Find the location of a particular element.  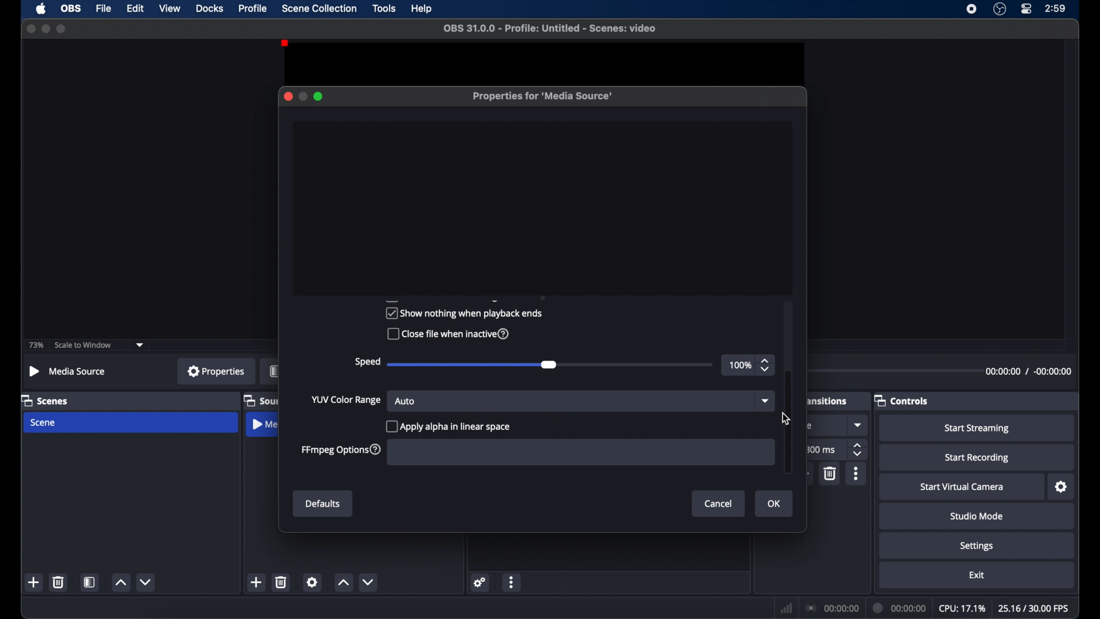

show nothing when playback ends is located at coordinates (463, 313).